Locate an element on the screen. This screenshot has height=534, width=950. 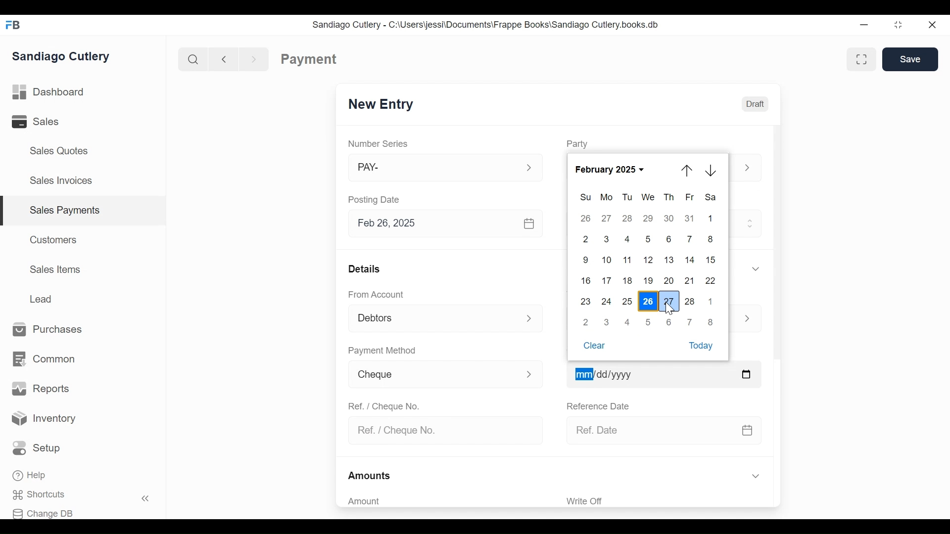
Arrow up is located at coordinates (688, 171).